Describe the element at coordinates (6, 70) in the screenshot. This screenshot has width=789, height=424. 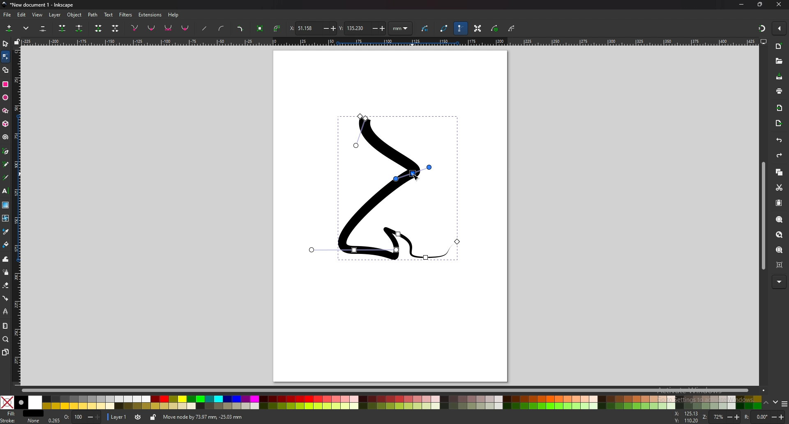
I see `shape builder` at that location.